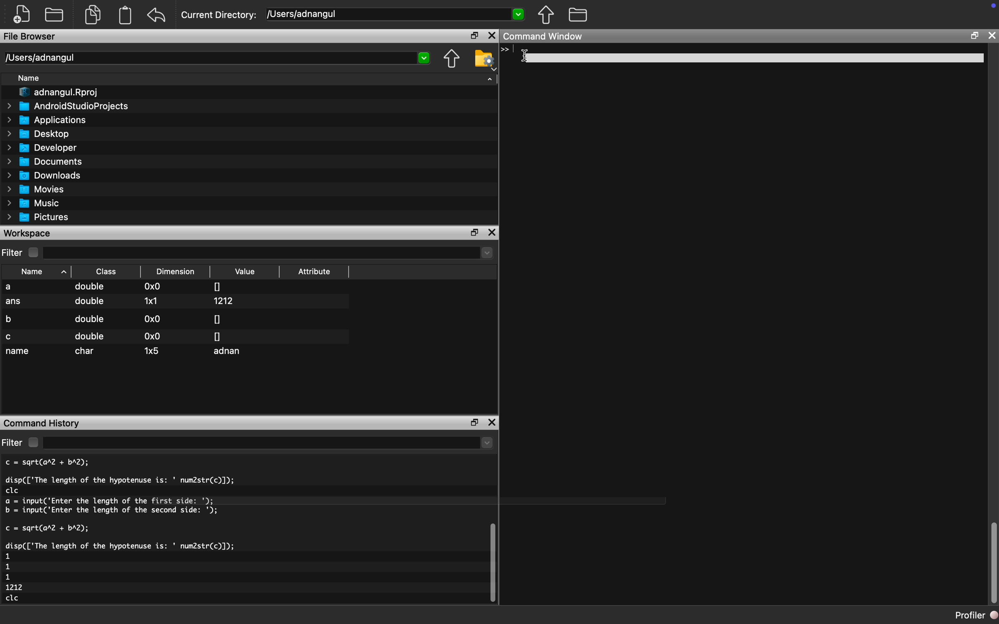 The width and height of the screenshot is (999, 624). What do you see at coordinates (968, 615) in the screenshot?
I see `profiler` at bounding box center [968, 615].